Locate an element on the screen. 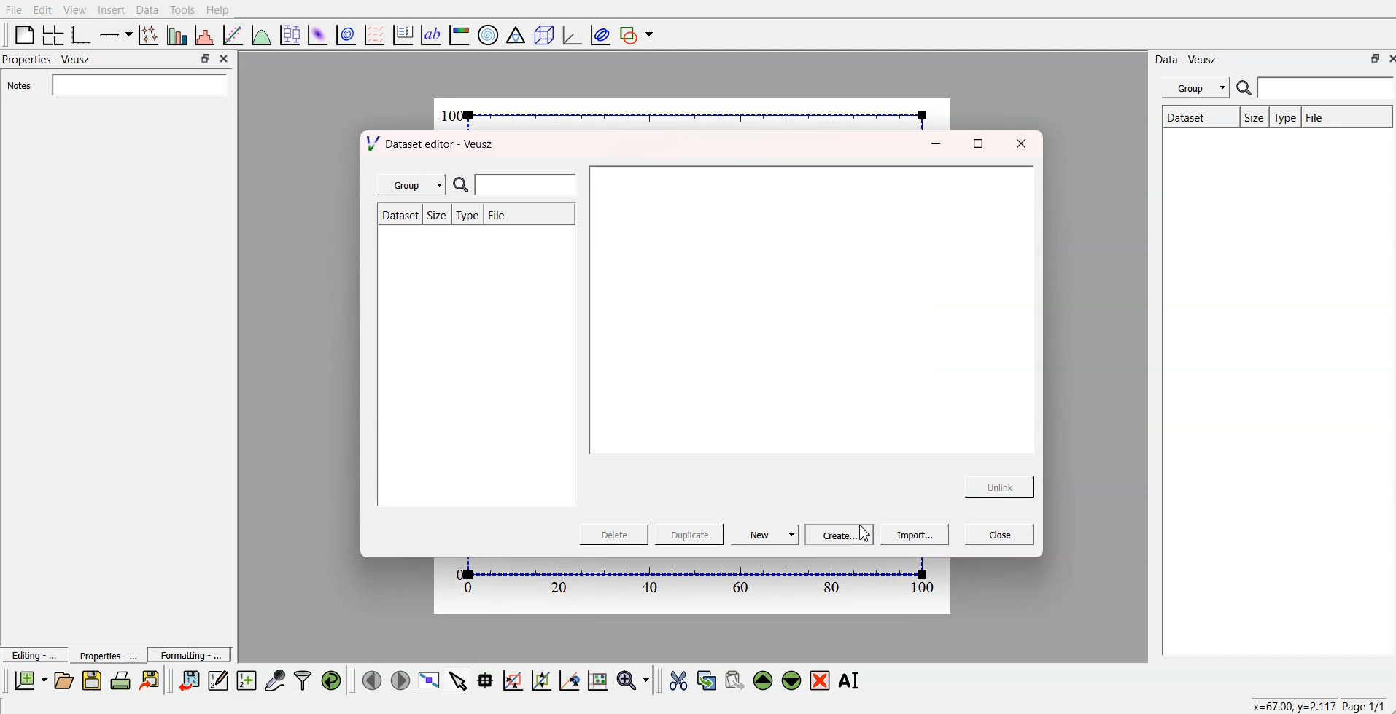  Dataset editor - Veusz is located at coordinates (434, 145).